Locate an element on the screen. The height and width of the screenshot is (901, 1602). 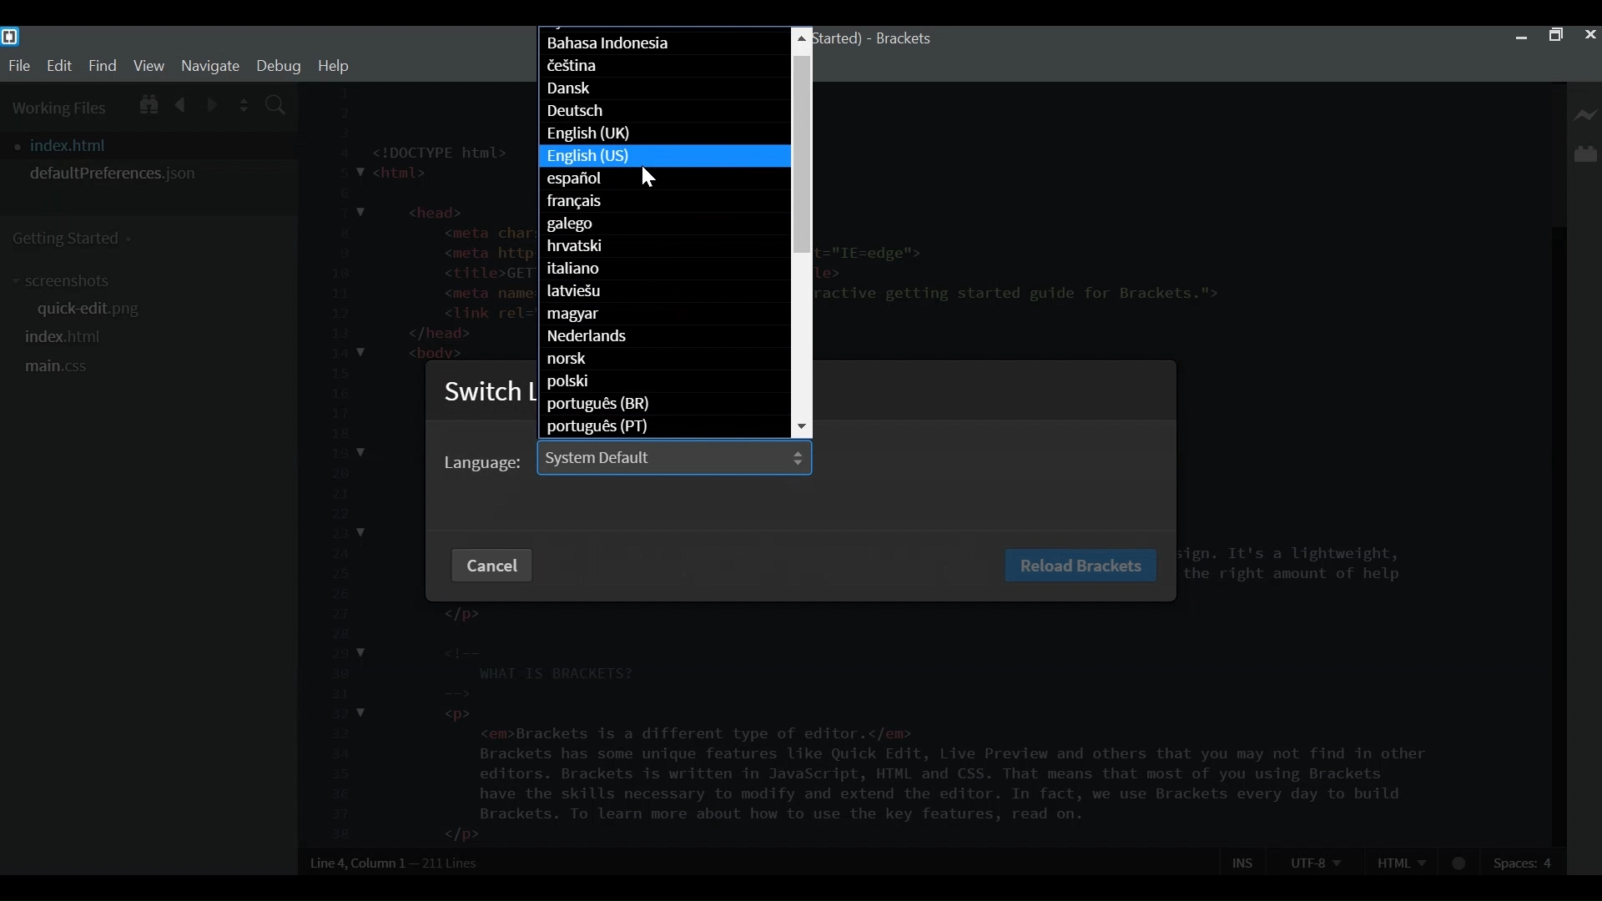
Vertical Scroll bar is located at coordinates (1556, 536).